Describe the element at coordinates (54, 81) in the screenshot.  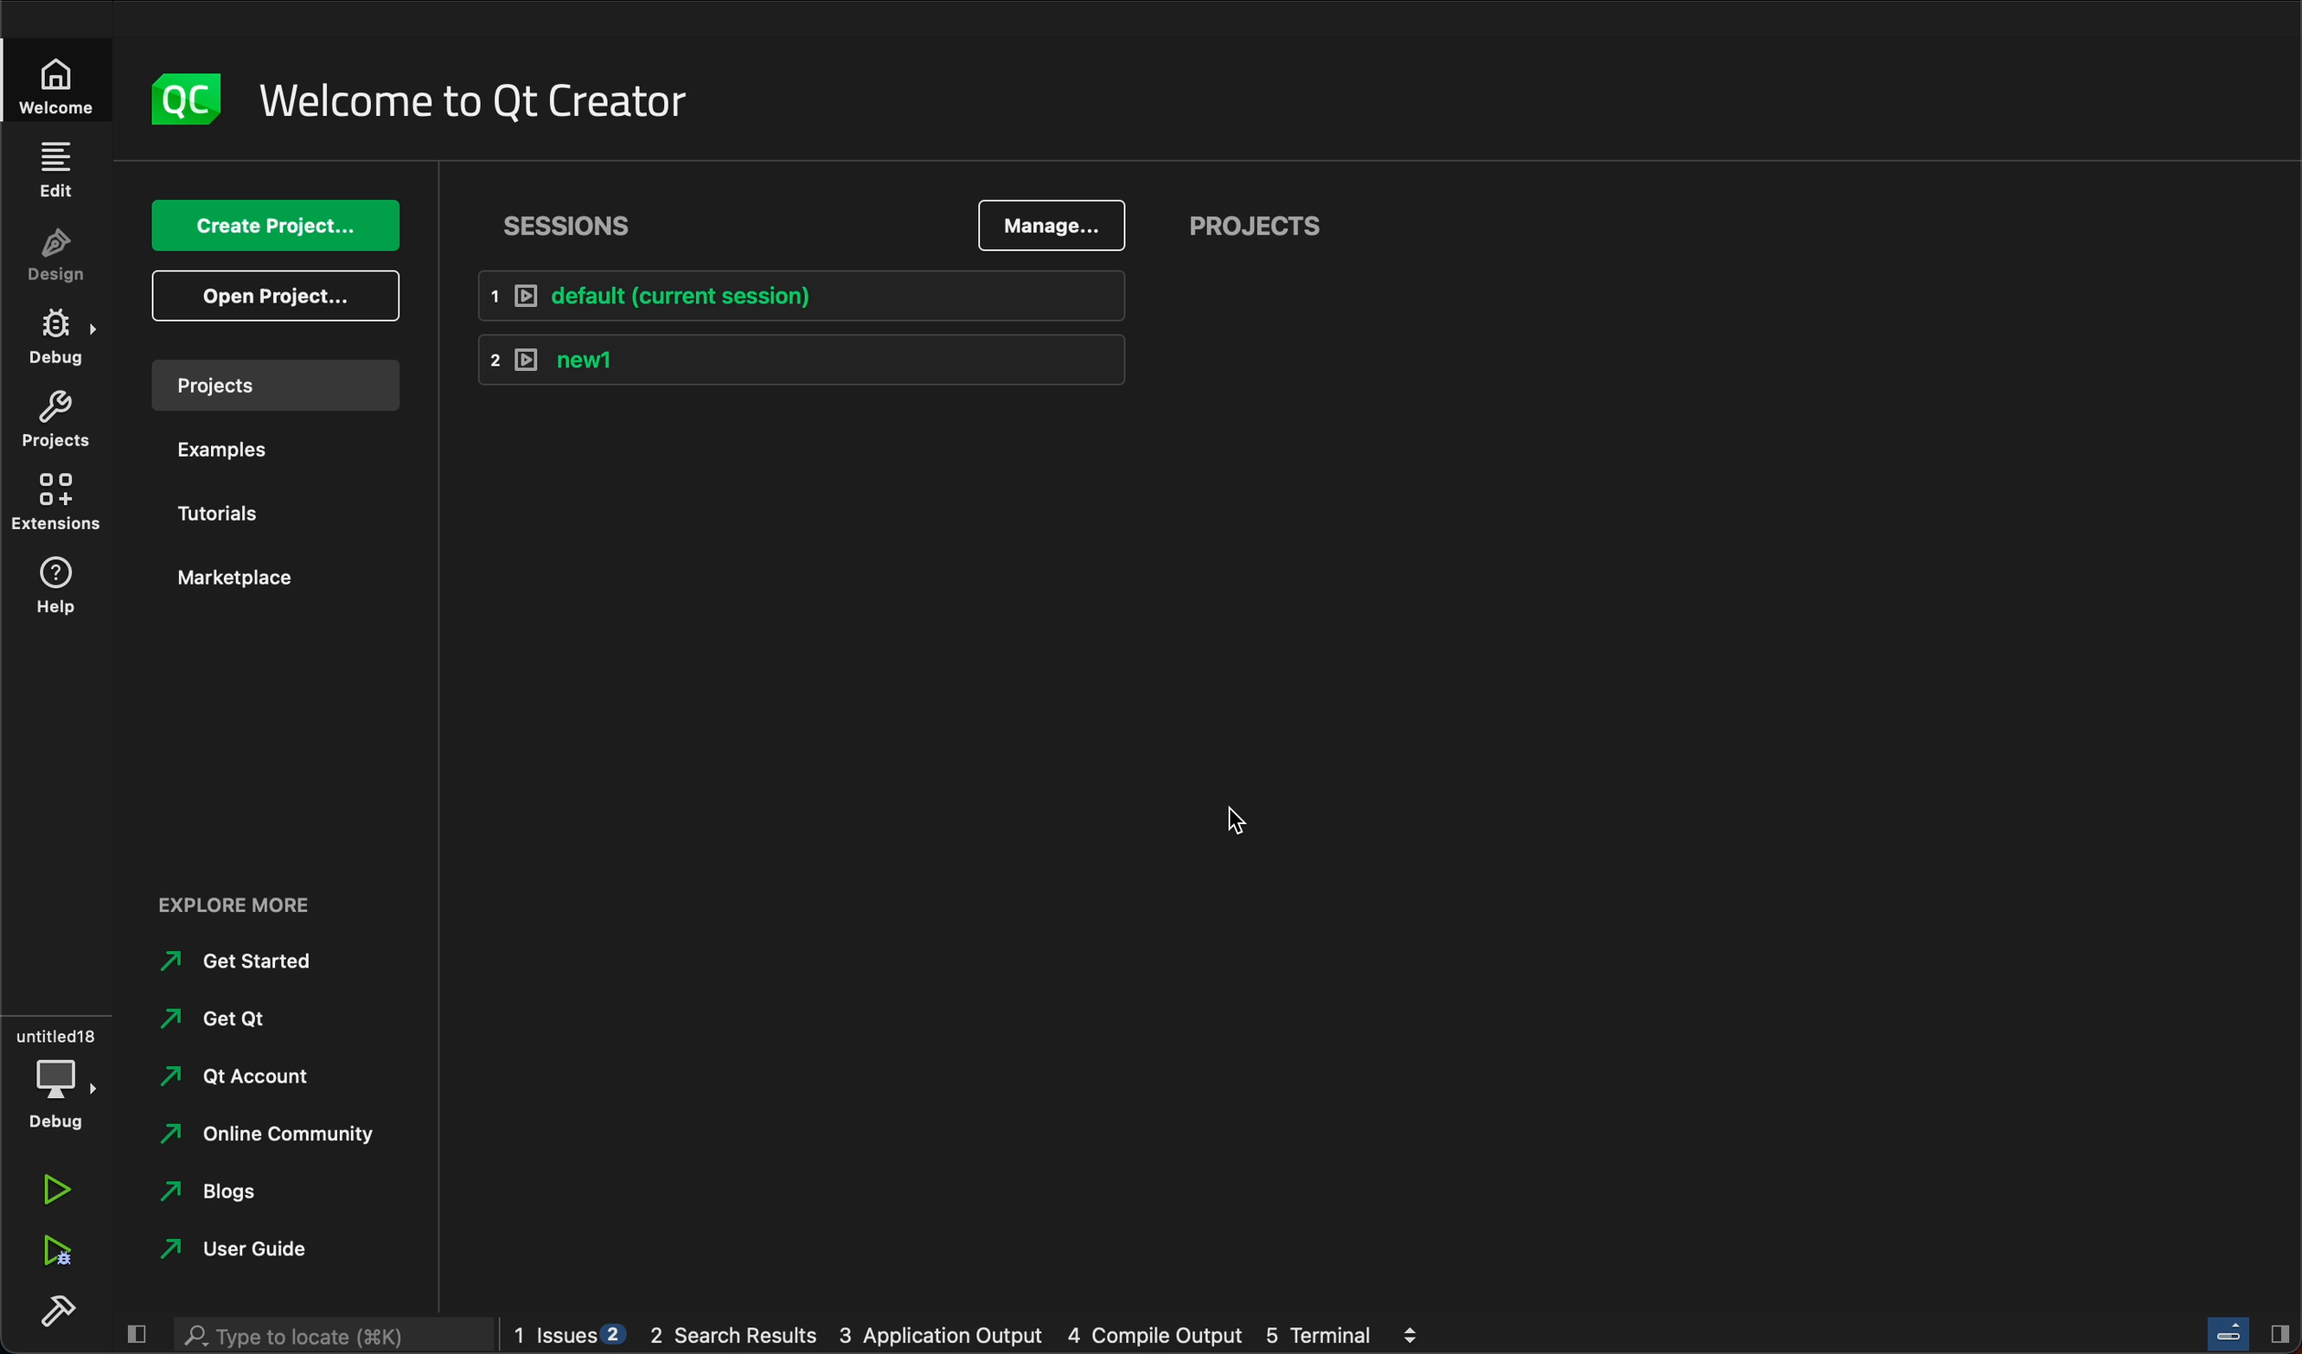
I see `welcome` at that location.